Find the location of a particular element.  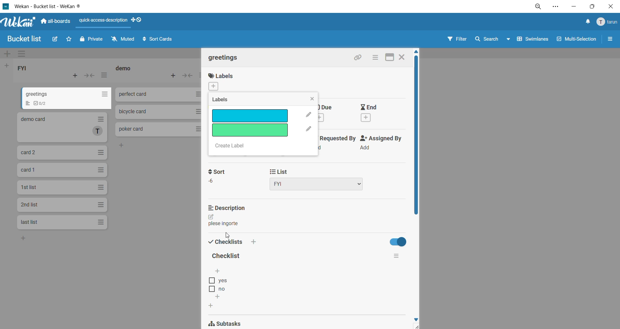

filter is located at coordinates (456, 39).